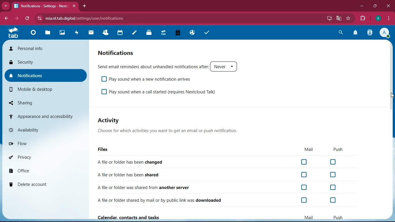  What do you see at coordinates (178, 33) in the screenshot?
I see `gift` at bounding box center [178, 33].